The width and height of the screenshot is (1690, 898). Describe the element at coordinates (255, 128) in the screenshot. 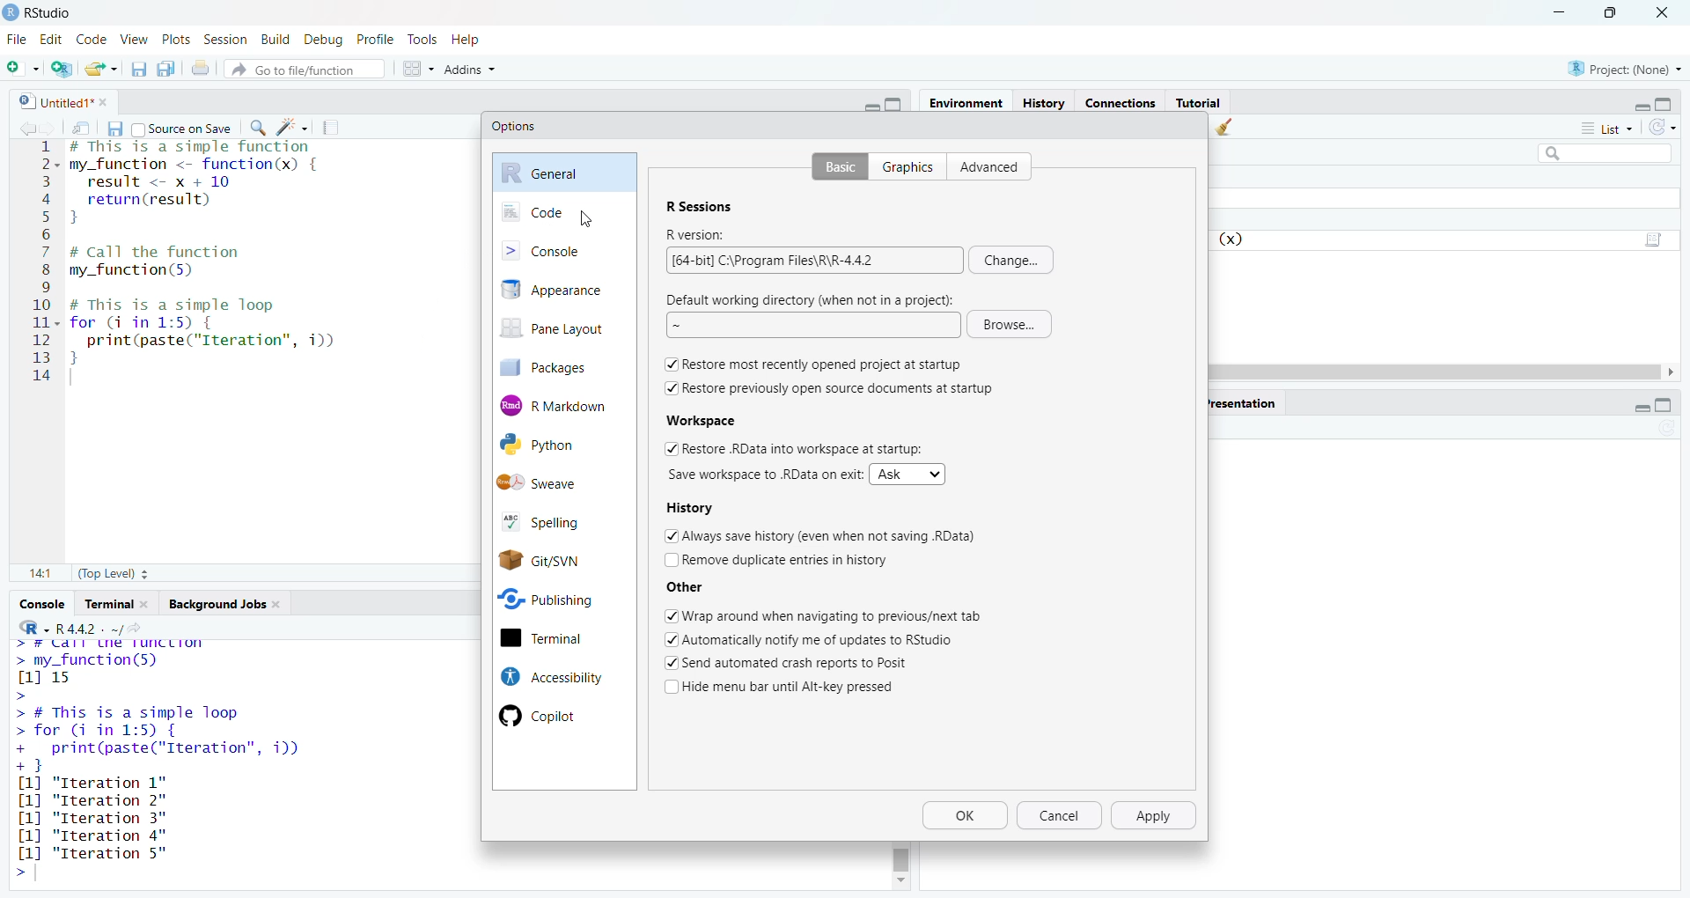

I see `find/replace` at that location.